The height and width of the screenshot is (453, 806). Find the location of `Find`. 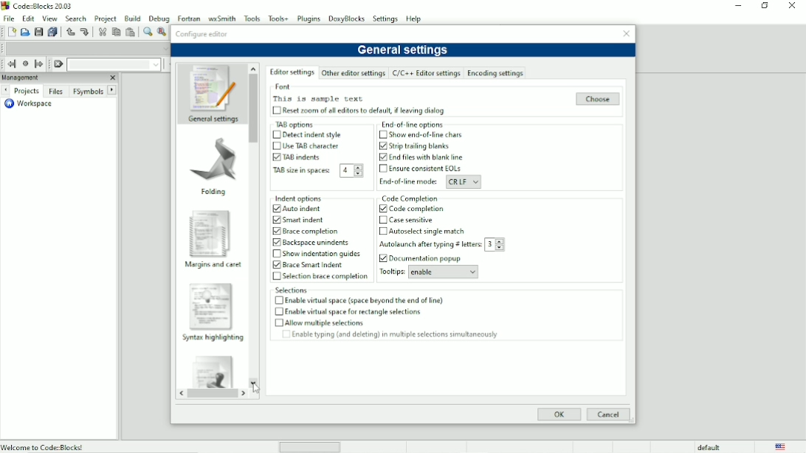

Find is located at coordinates (147, 32).